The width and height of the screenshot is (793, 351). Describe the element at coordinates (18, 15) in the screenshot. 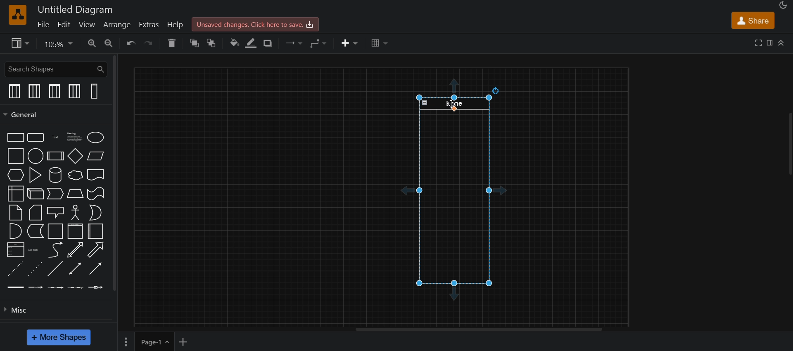

I see `logo` at that location.